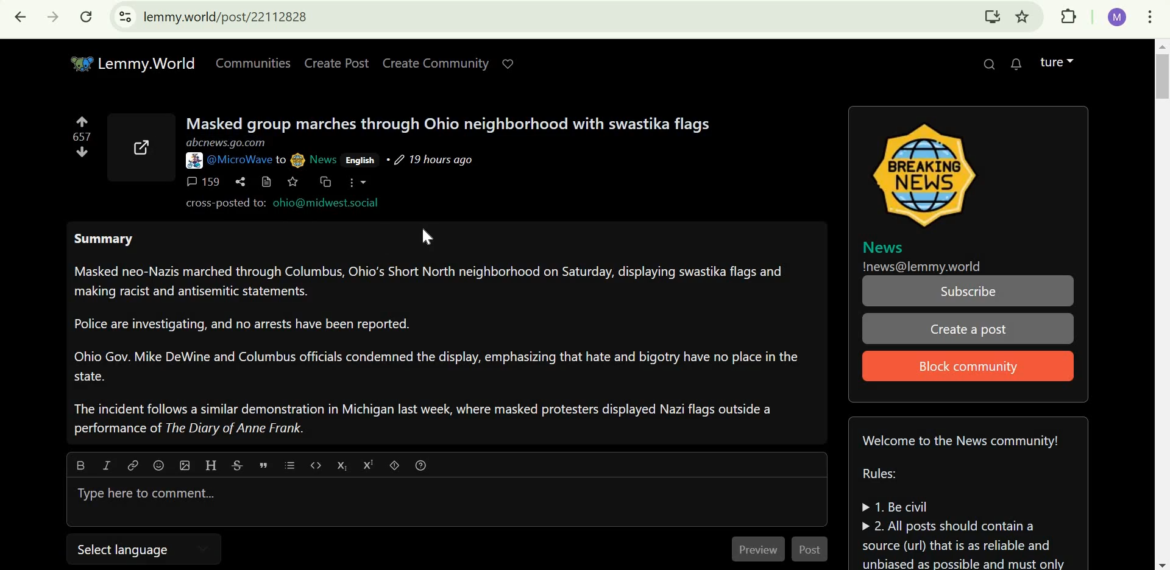 The height and width of the screenshot is (570, 1170). What do you see at coordinates (989, 63) in the screenshot?
I see `search` at bounding box center [989, 63].